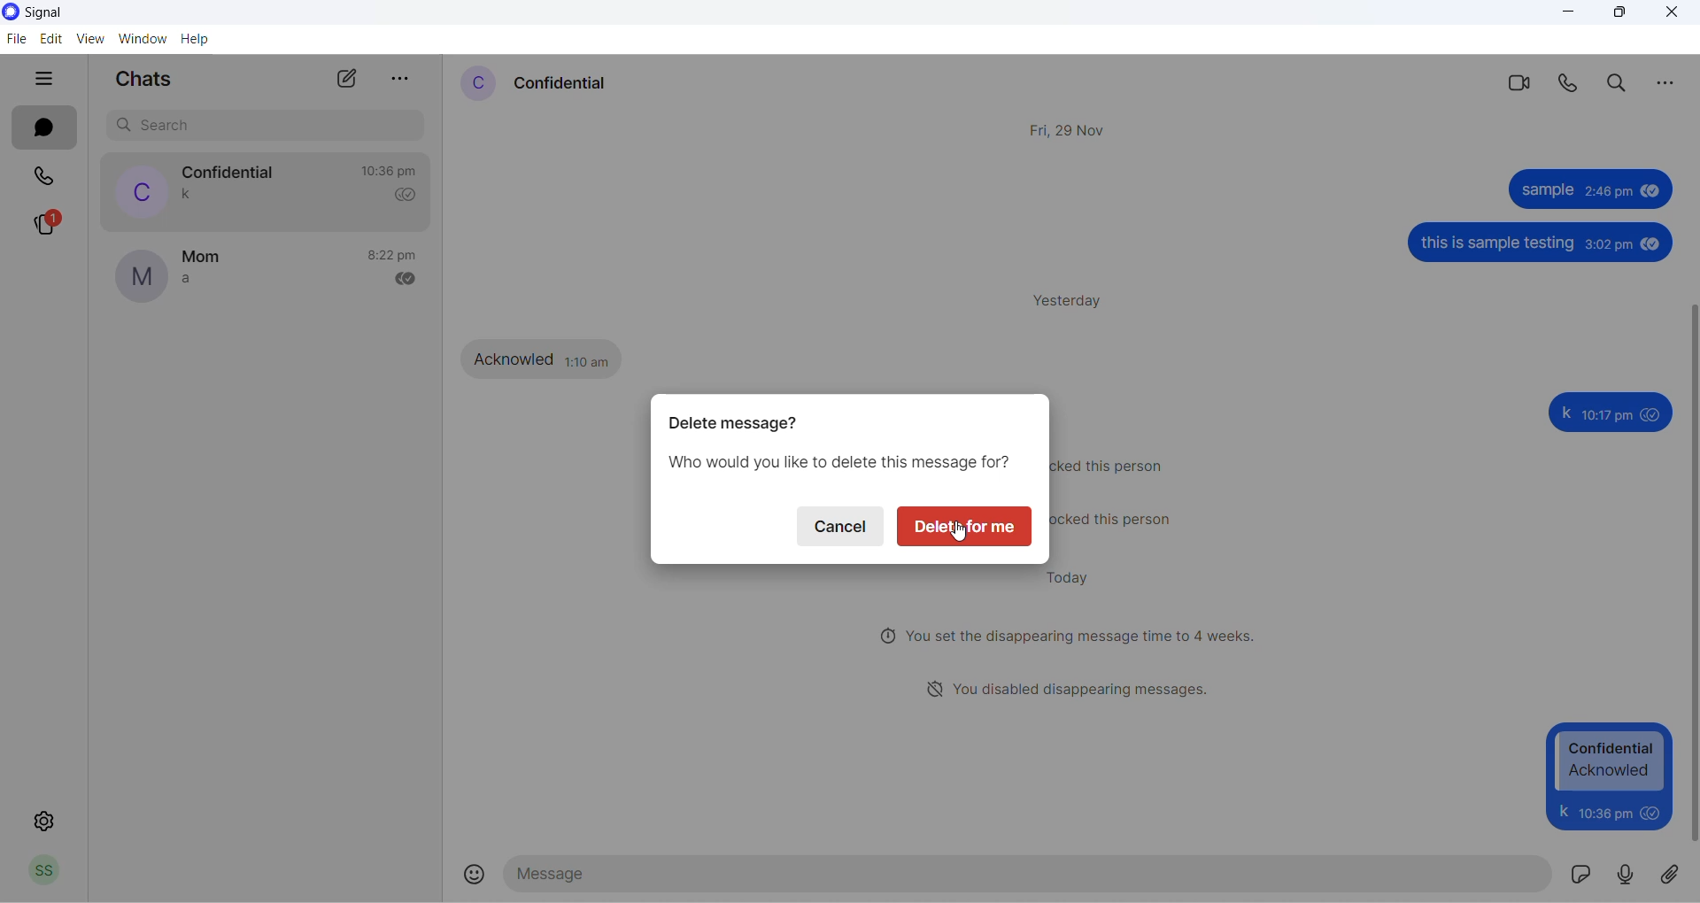 The image size is (1700, 903). Describe the element at coordinates (232, 173) in the screenshot. I see `contact name` at that location.